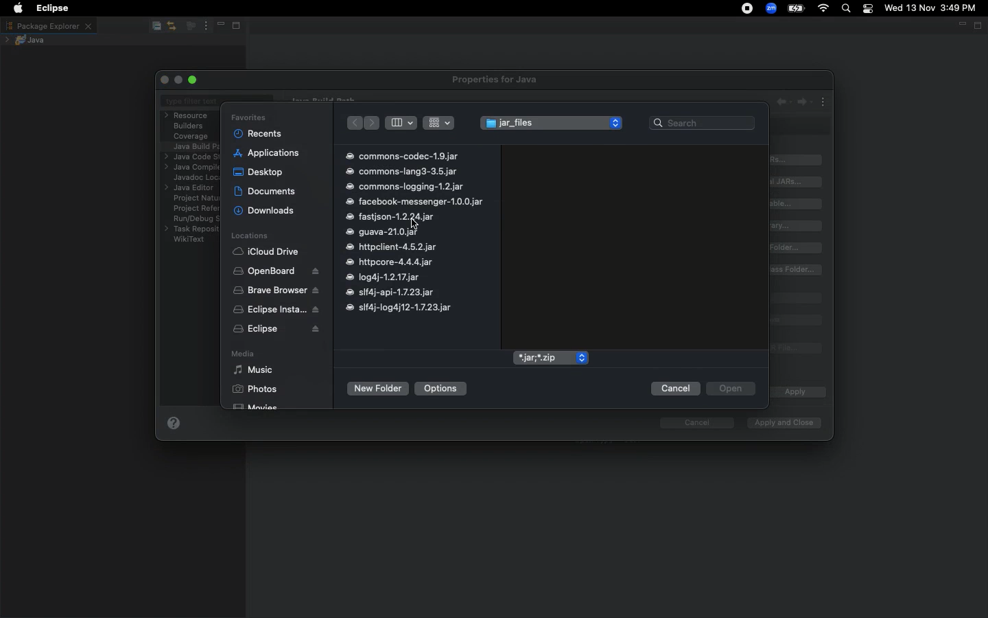 This screenshot has height=618, width=988. What do you see at coordinates (772, 8) in the screenshot?
I see `Zoom` at bounding box center [772, 8].